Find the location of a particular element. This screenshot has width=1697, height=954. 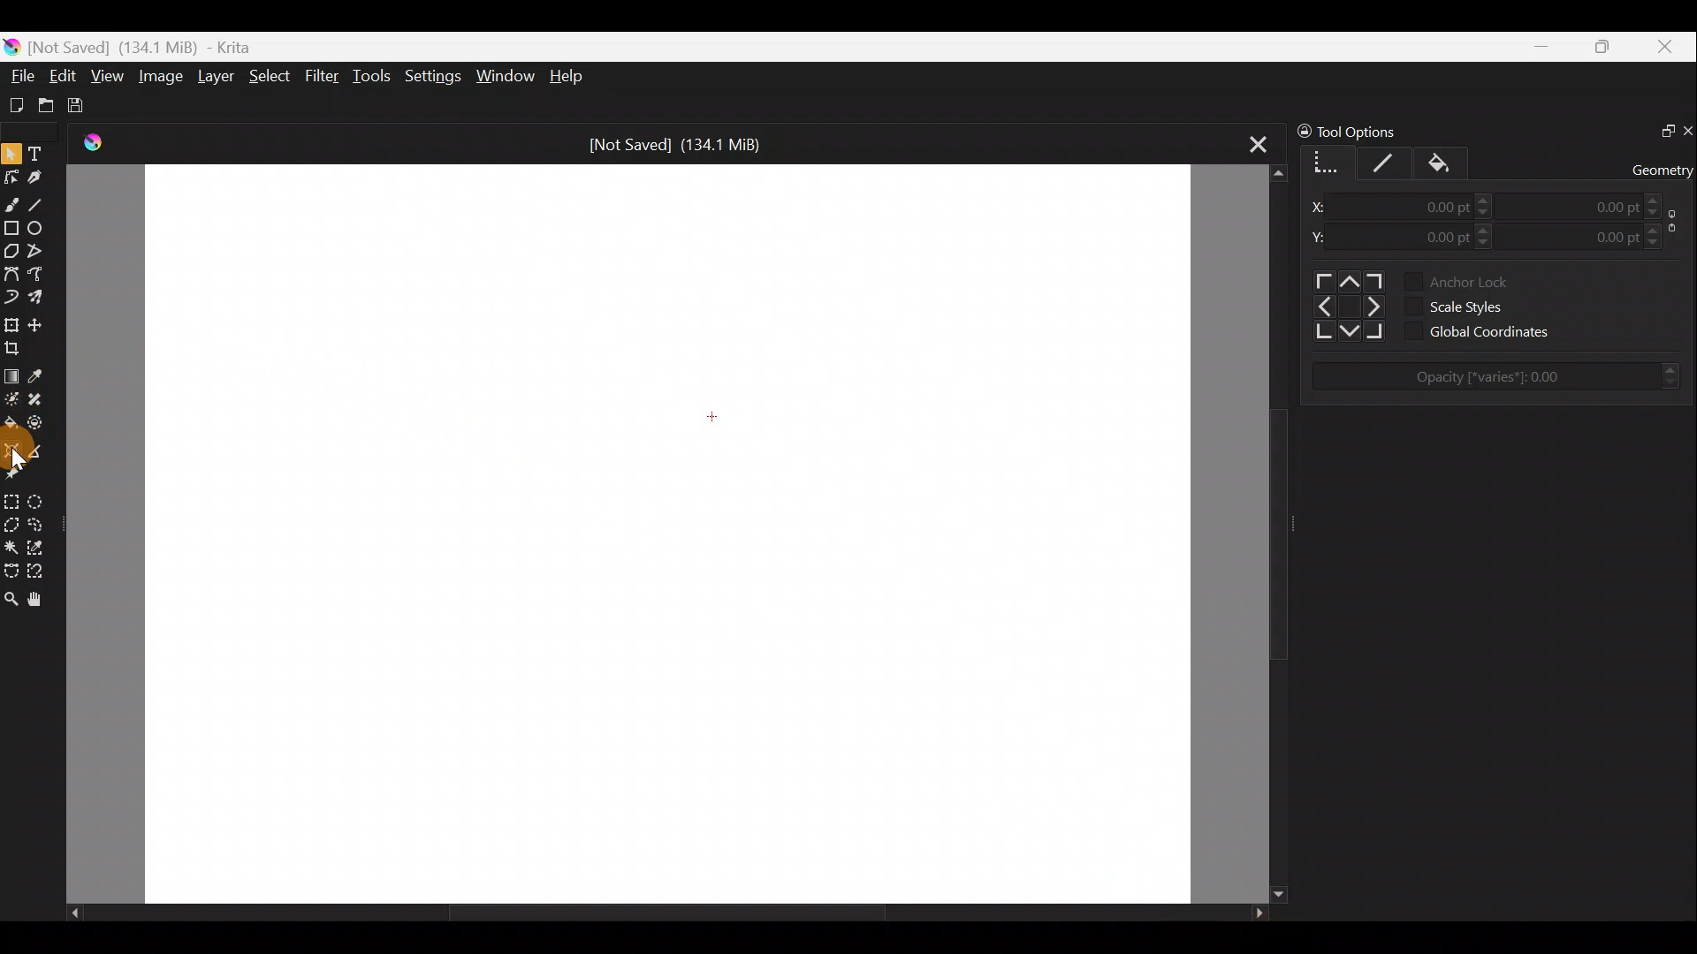

View is located at coordinates (108, 77).